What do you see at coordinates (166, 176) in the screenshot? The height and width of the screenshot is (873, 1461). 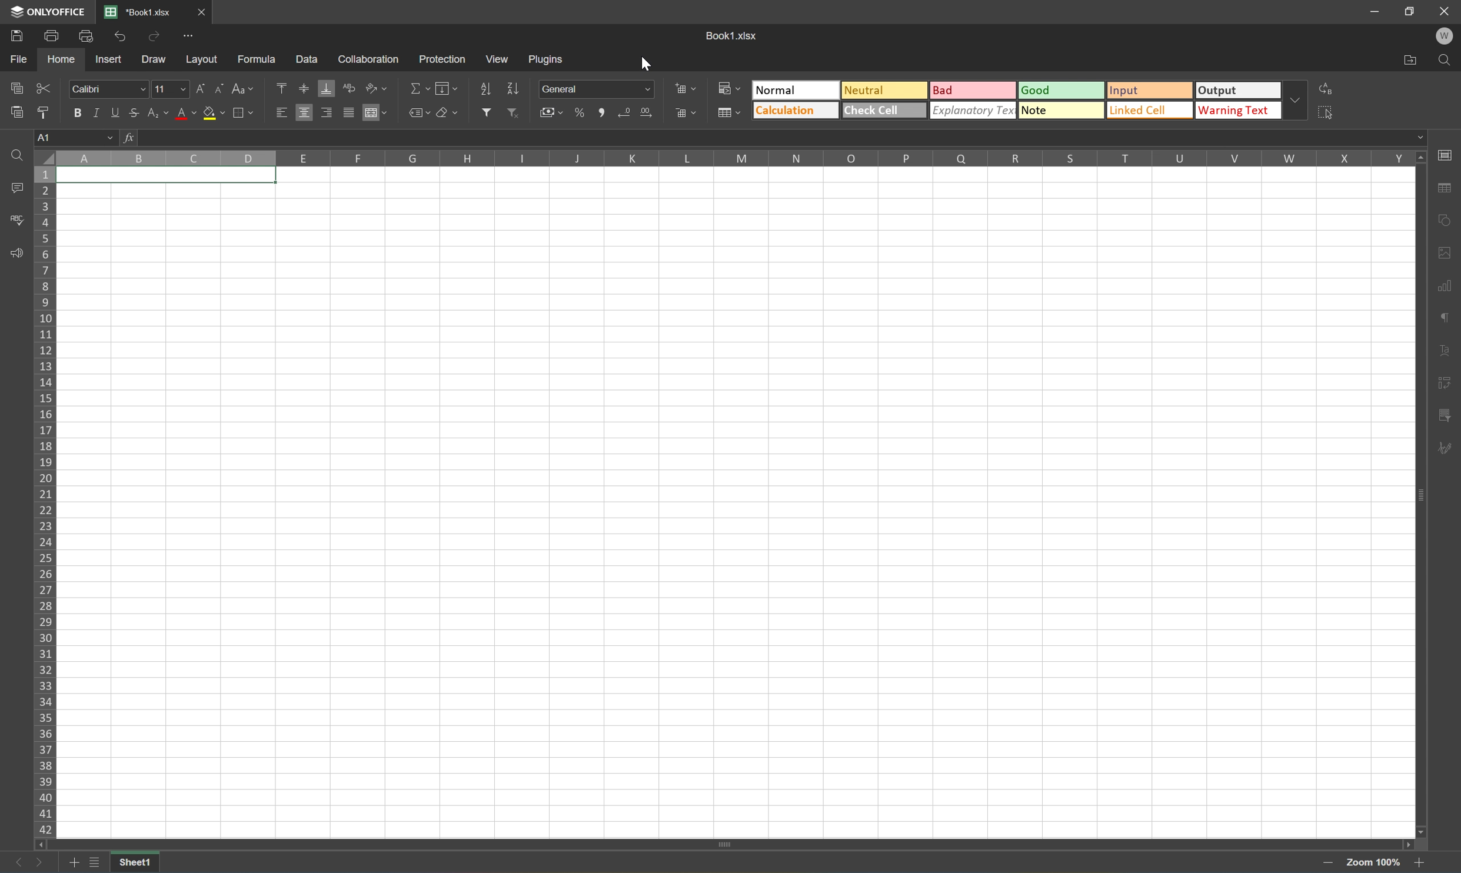 I see `Merged Cells` at bounding box center [166, 176].